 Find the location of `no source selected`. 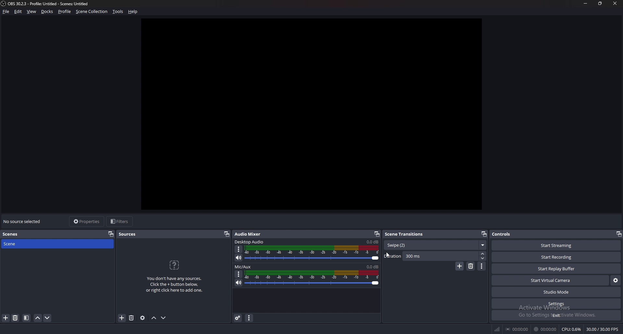

no source selected is located at coordinates (24, 221).